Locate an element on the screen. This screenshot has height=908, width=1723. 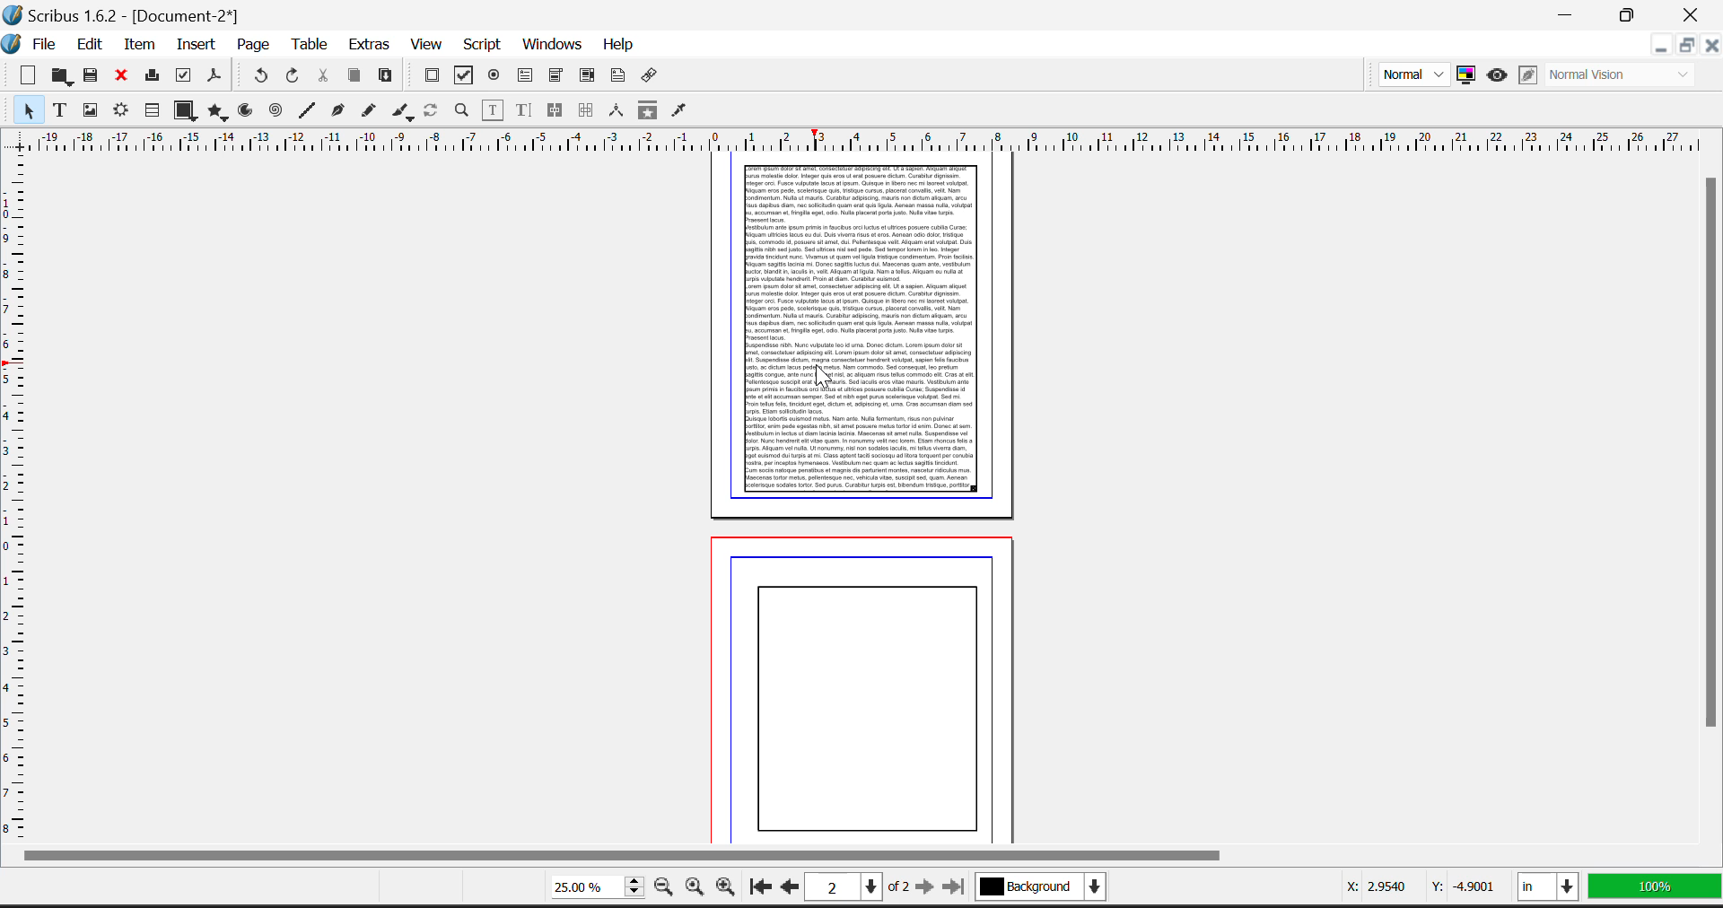
Restore Down is located at coordinates (1659, 48).